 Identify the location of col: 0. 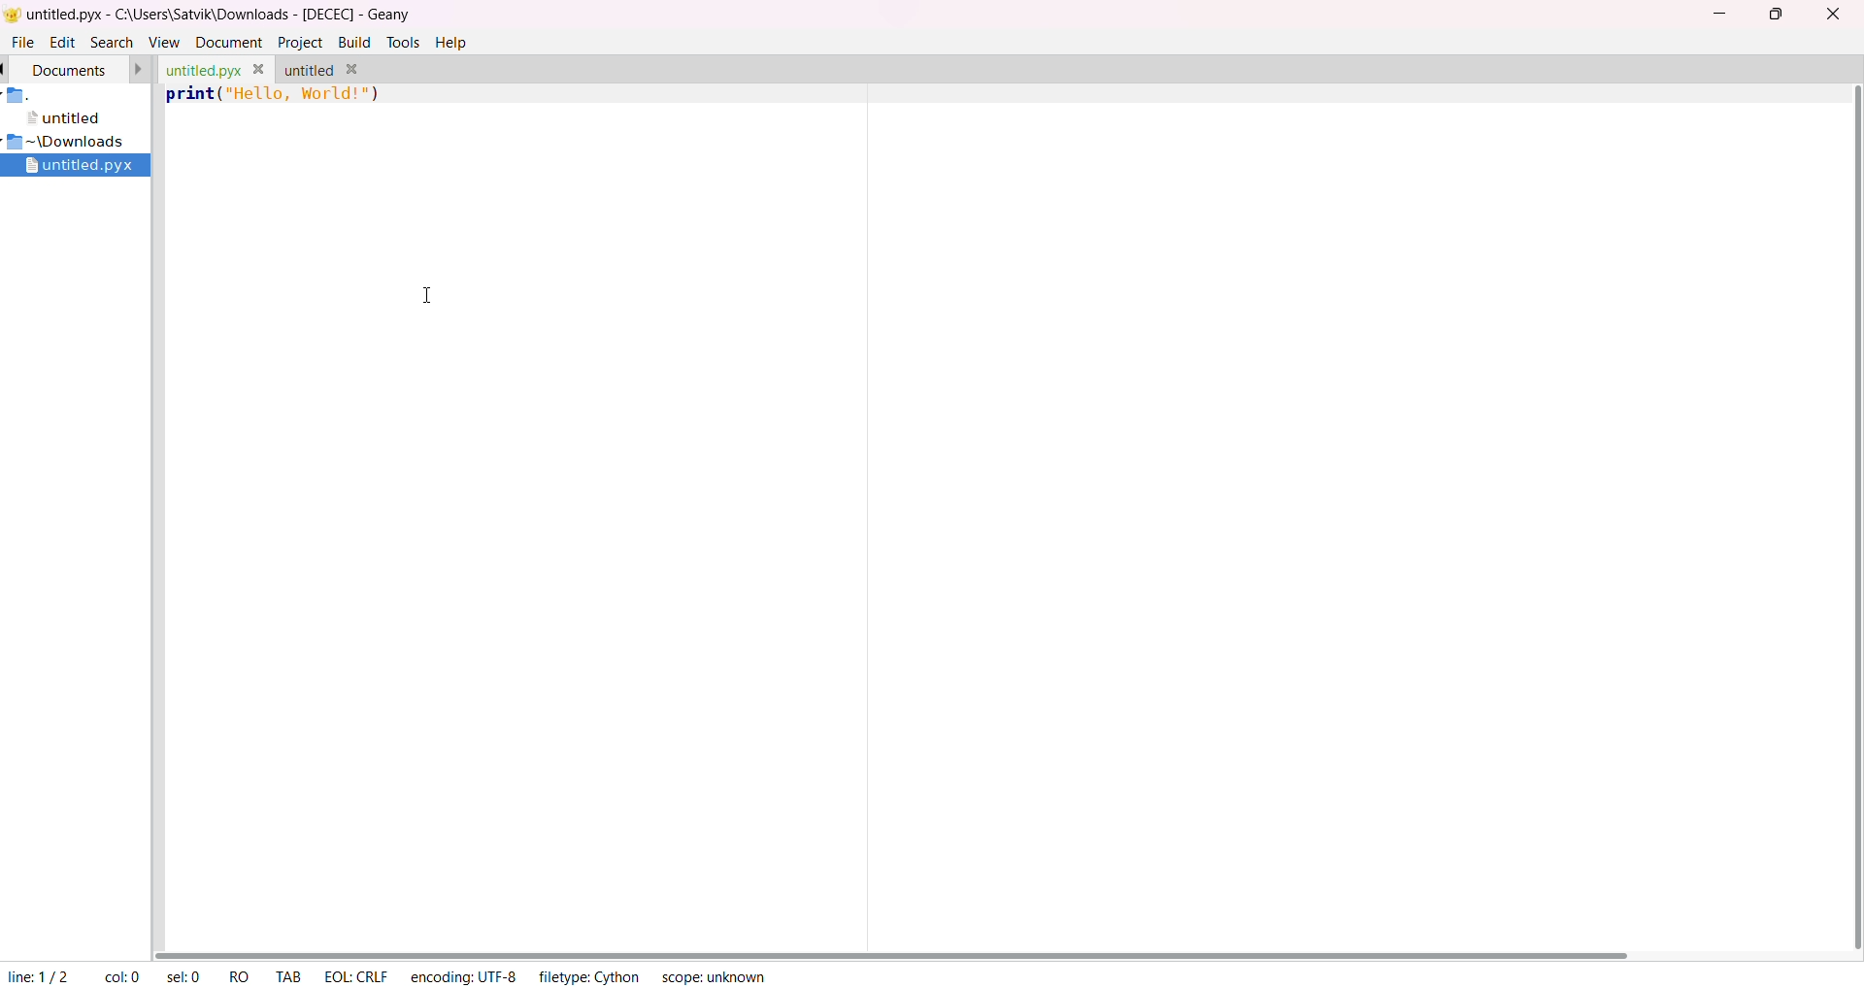
(118, 975).